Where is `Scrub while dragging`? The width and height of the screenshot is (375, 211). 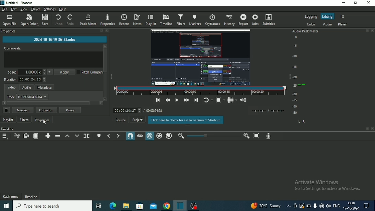
Scrub while dragging is located at coordinates (140, 136).